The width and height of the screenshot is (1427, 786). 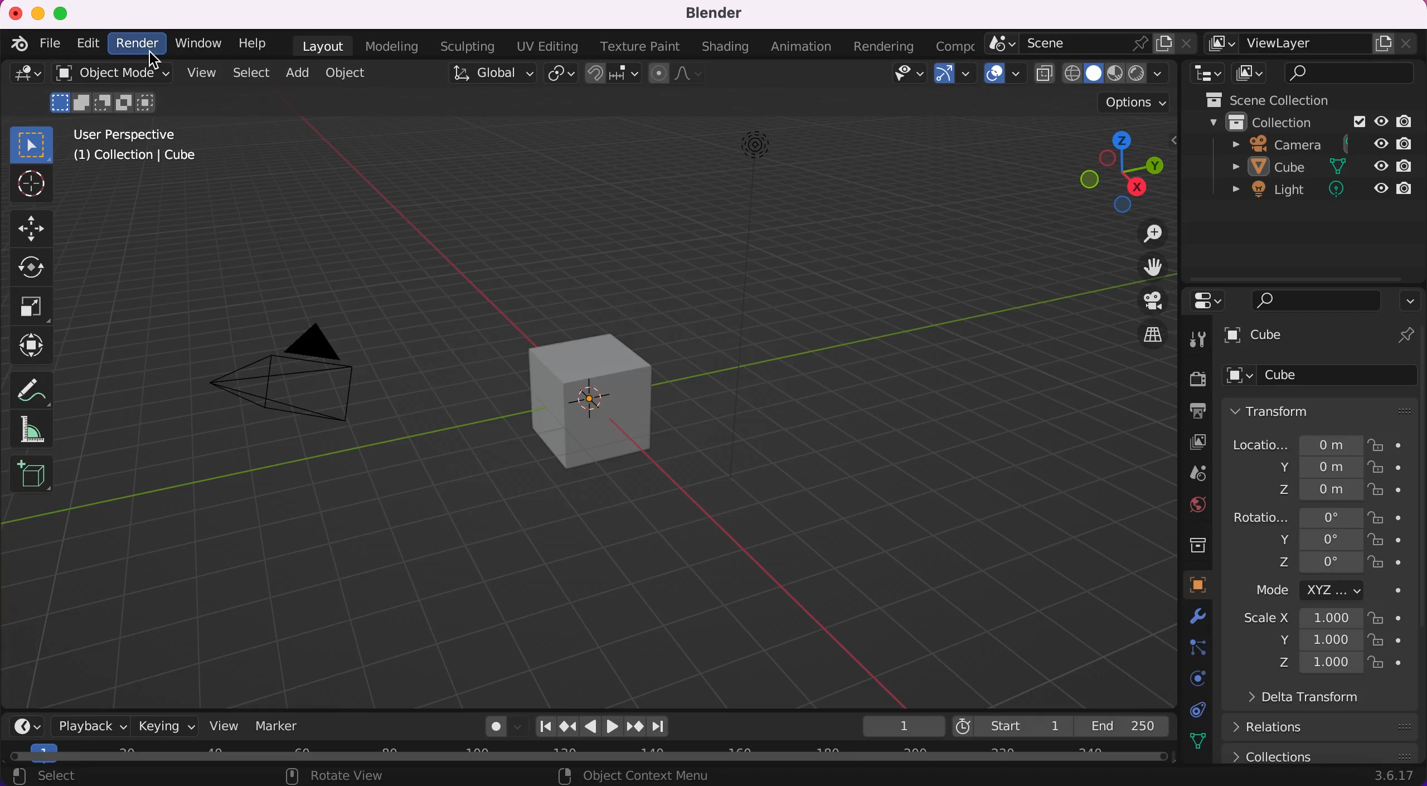 What do you see at coordinates (1265, 124) in the screenshot?
I see `collection` at bounding box center [1265, 124].